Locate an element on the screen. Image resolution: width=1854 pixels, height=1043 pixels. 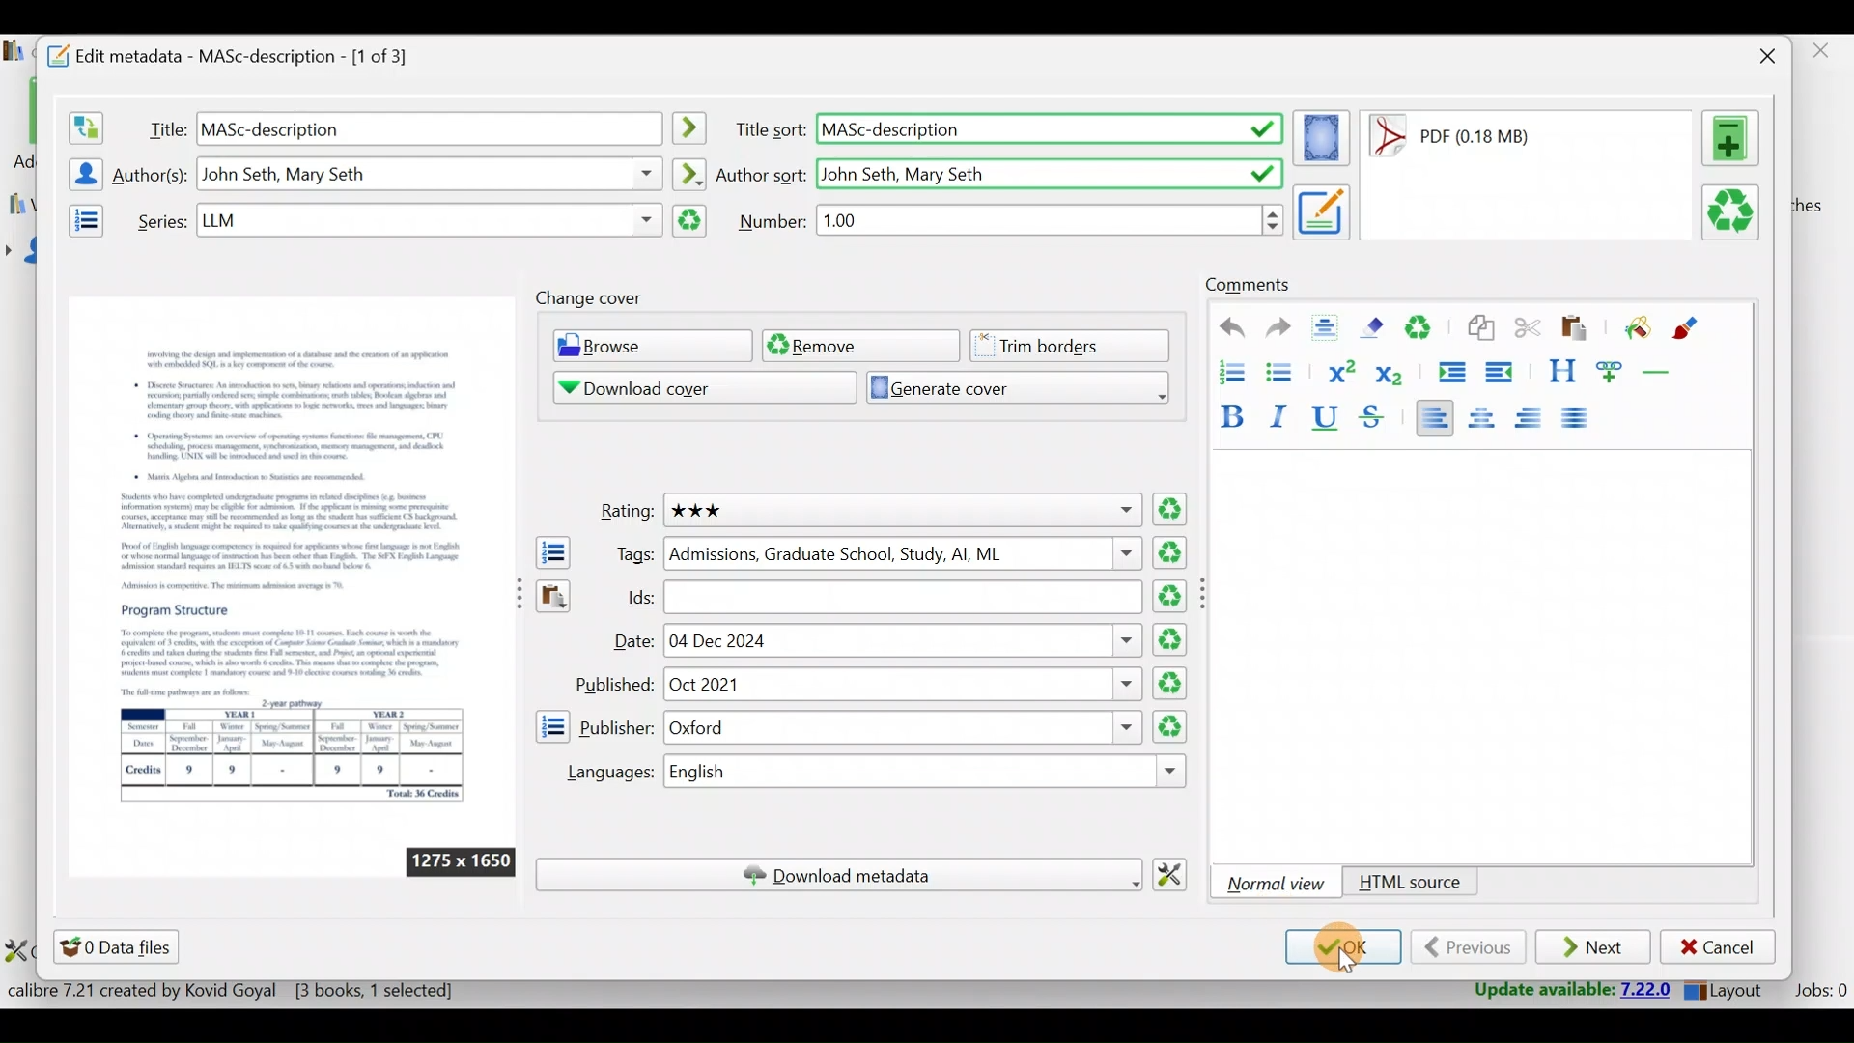
Remove the selected format from this book is located at coordinates (1734, 213).